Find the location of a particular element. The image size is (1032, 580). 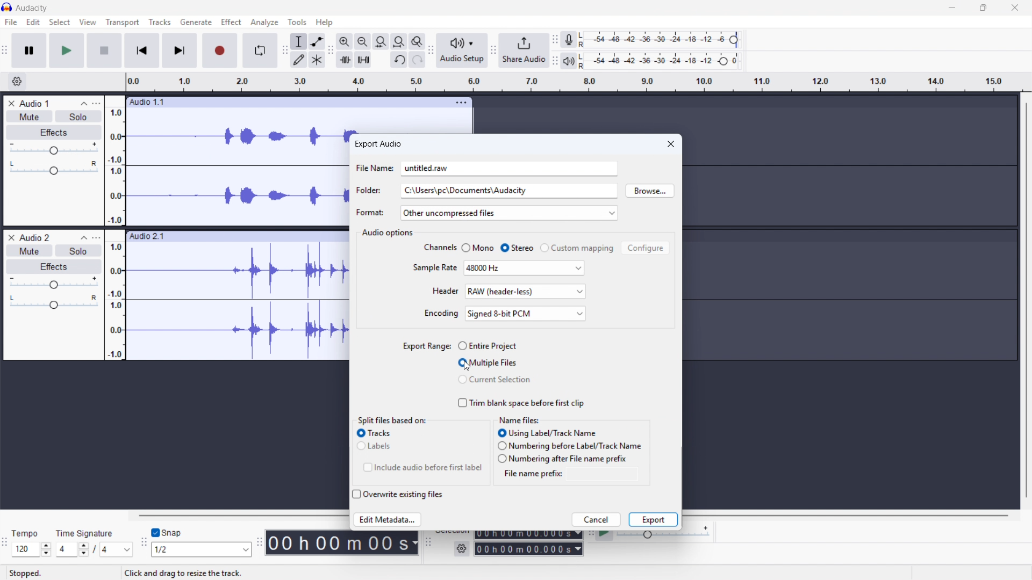

cursor  is located at coordinates (468, 366).